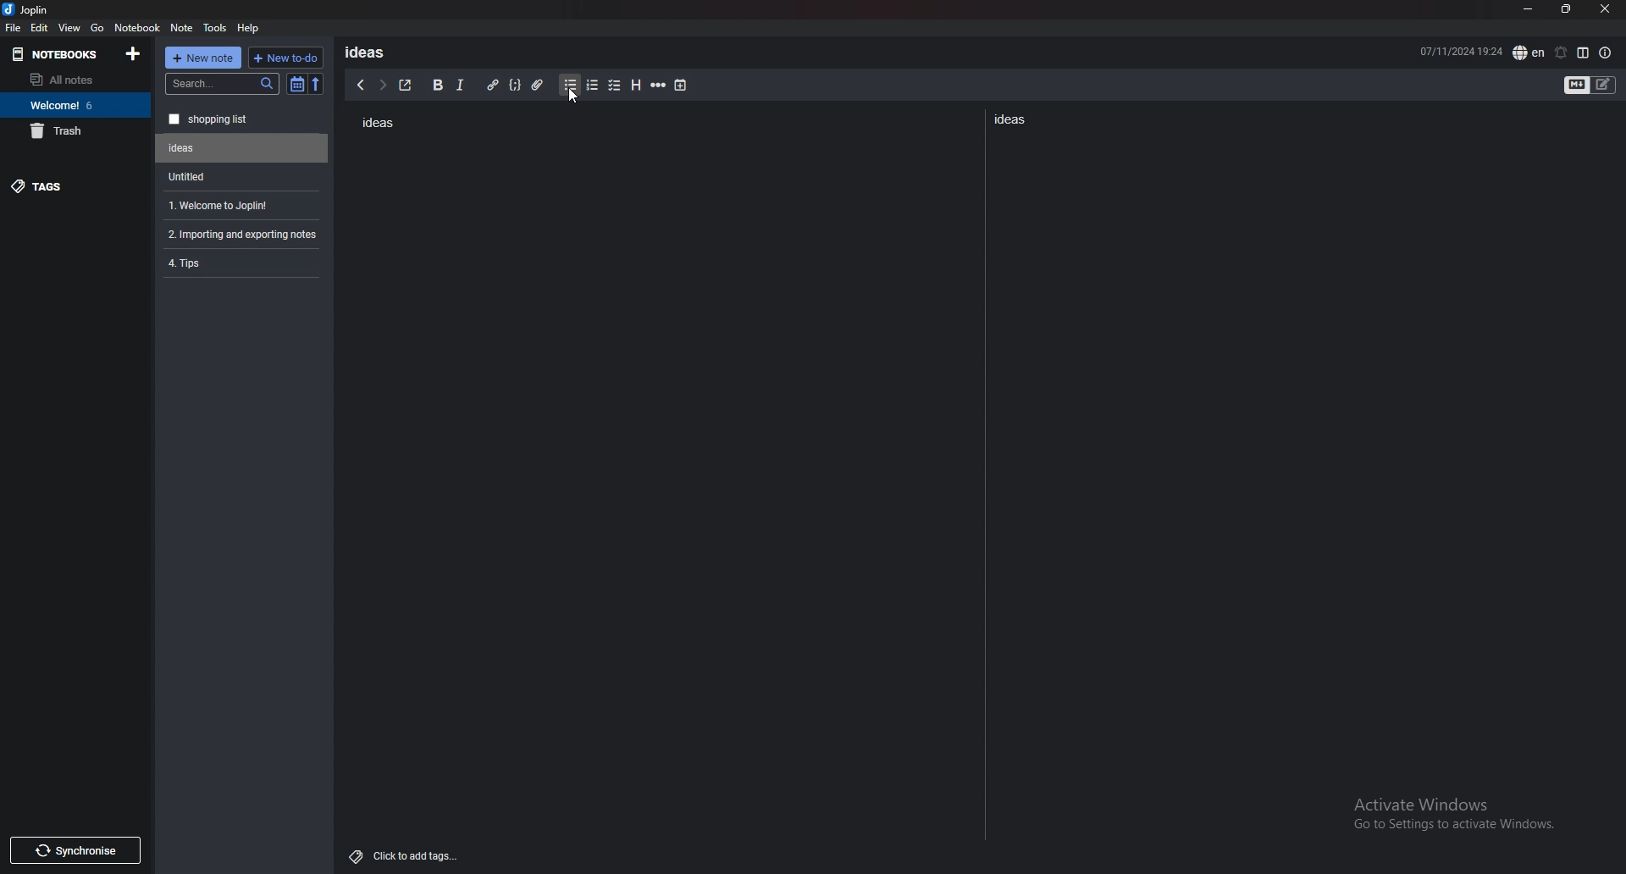  I want to click on spell check, so click(1529, 53).